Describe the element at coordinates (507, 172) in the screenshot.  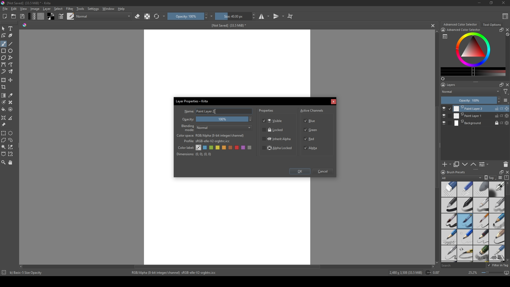
I see `close` at that location.